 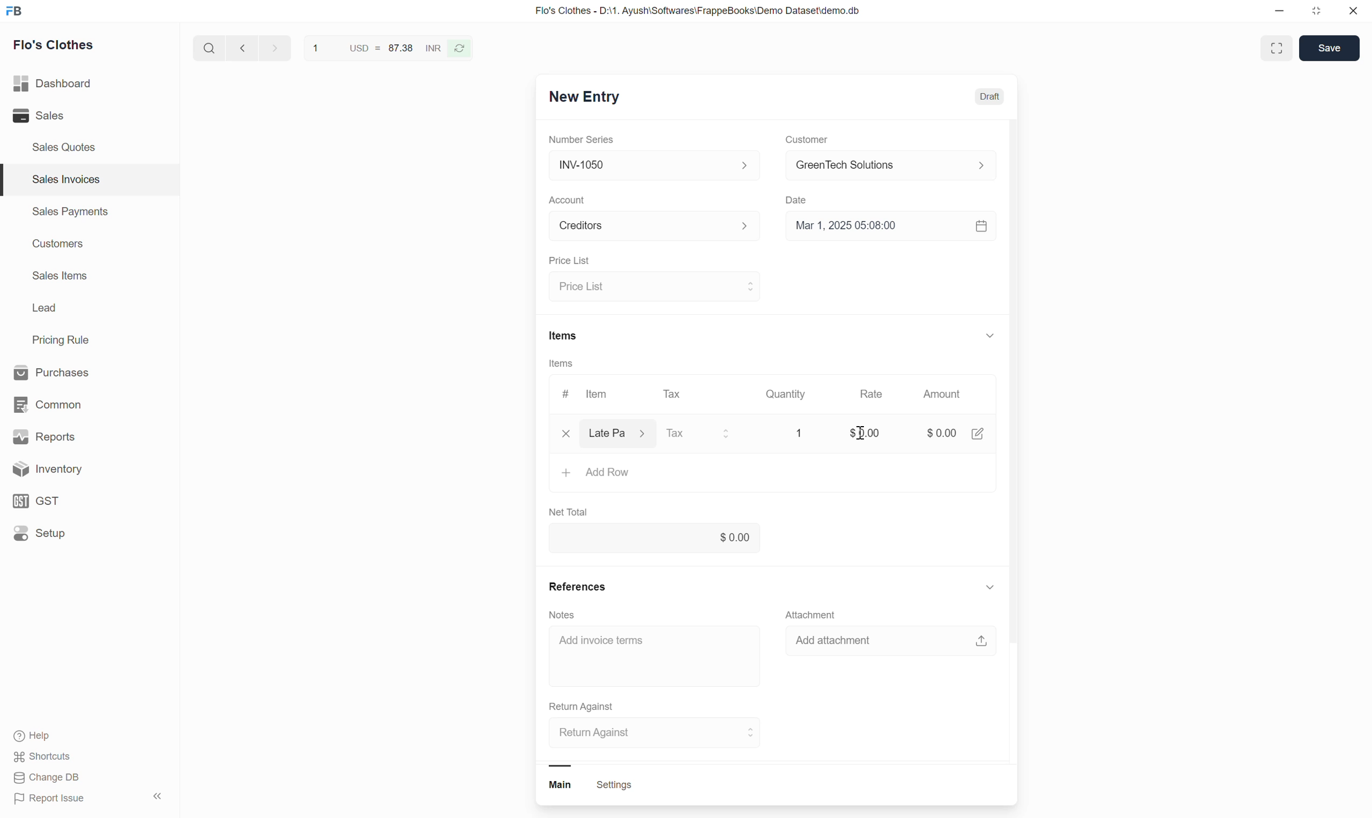 I want to click on Help, so click(x=58, y=735).